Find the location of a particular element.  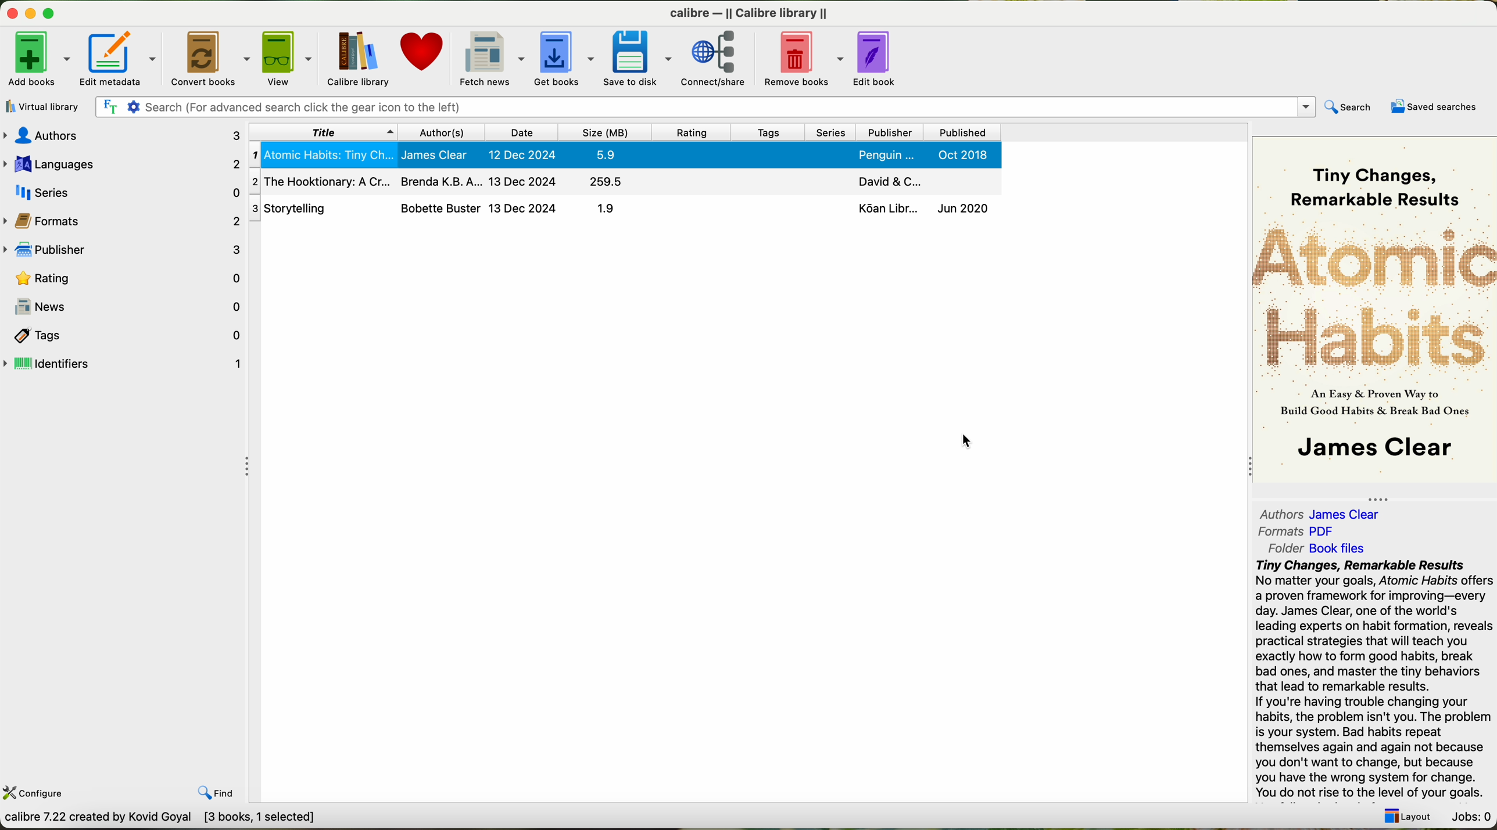

1| Atomic Habits: Tiny Ch... James Clear 12 Dec 2024 5.9 is located at coordinates (441, 156).